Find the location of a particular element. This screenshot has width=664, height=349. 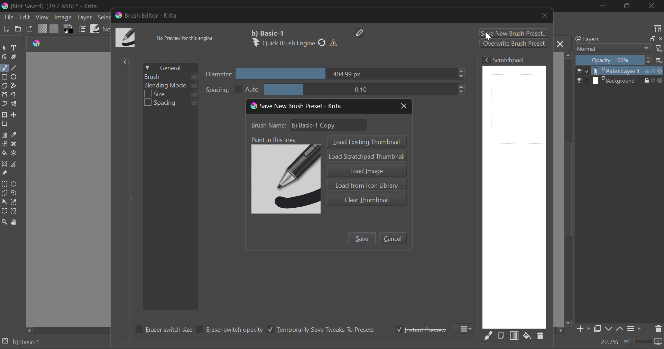

Opacity is located at coordinates (619, 60).